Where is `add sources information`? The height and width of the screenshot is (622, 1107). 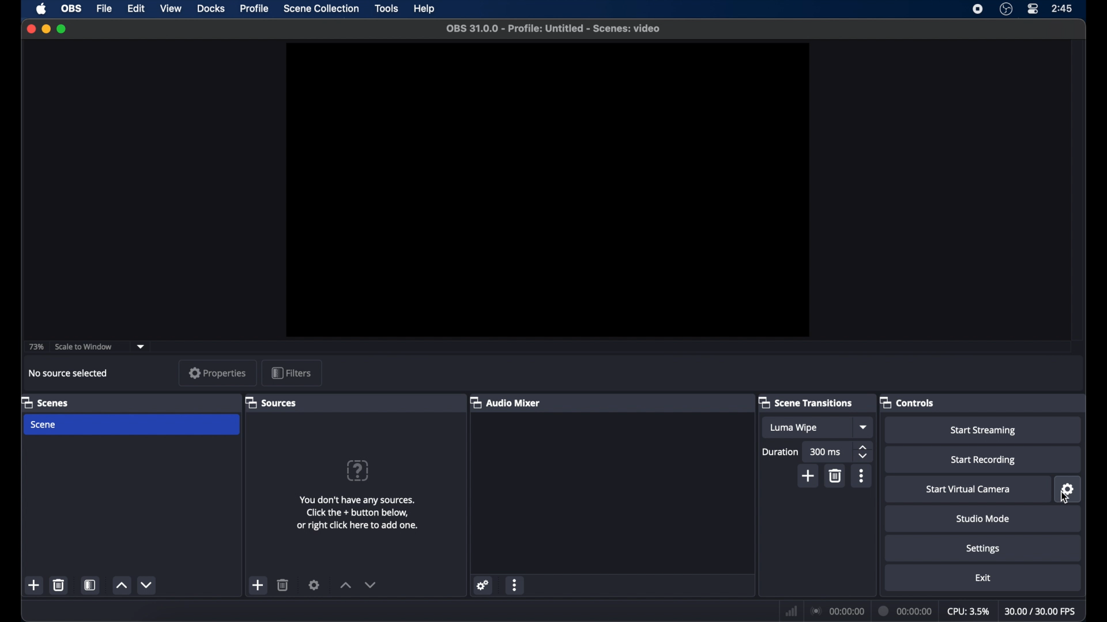 add sources information is located at coordinates (357, 513).